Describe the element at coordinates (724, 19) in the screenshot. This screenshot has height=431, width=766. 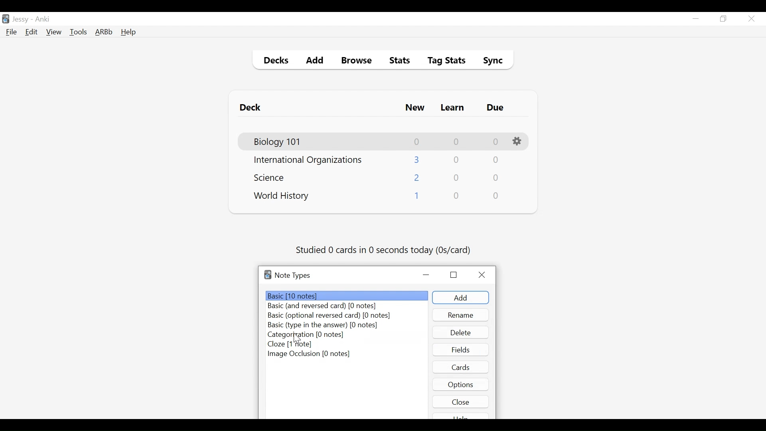
I see `Restore` at that location.